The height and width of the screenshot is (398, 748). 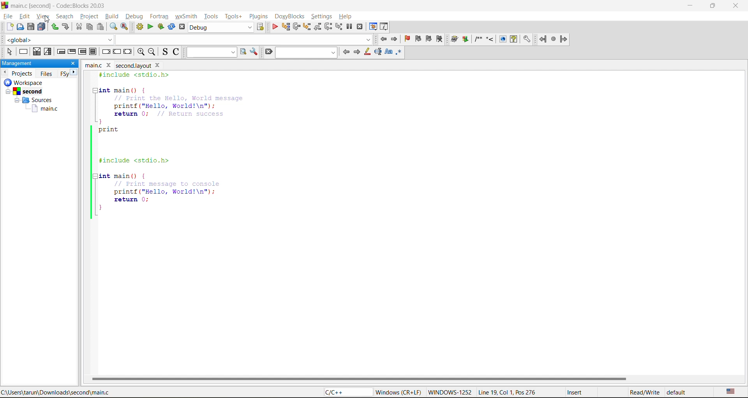 I want to click on doxyblocks, so click(x=289, y=15).